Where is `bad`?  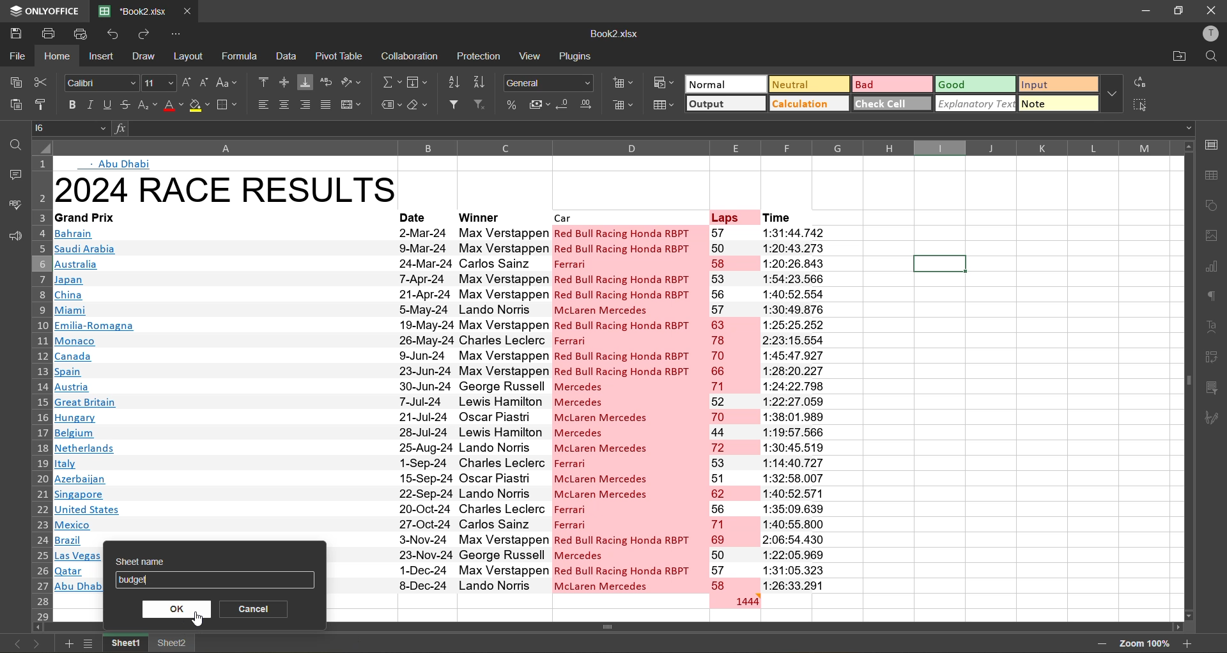 bad is located at coordinates (890, 82).